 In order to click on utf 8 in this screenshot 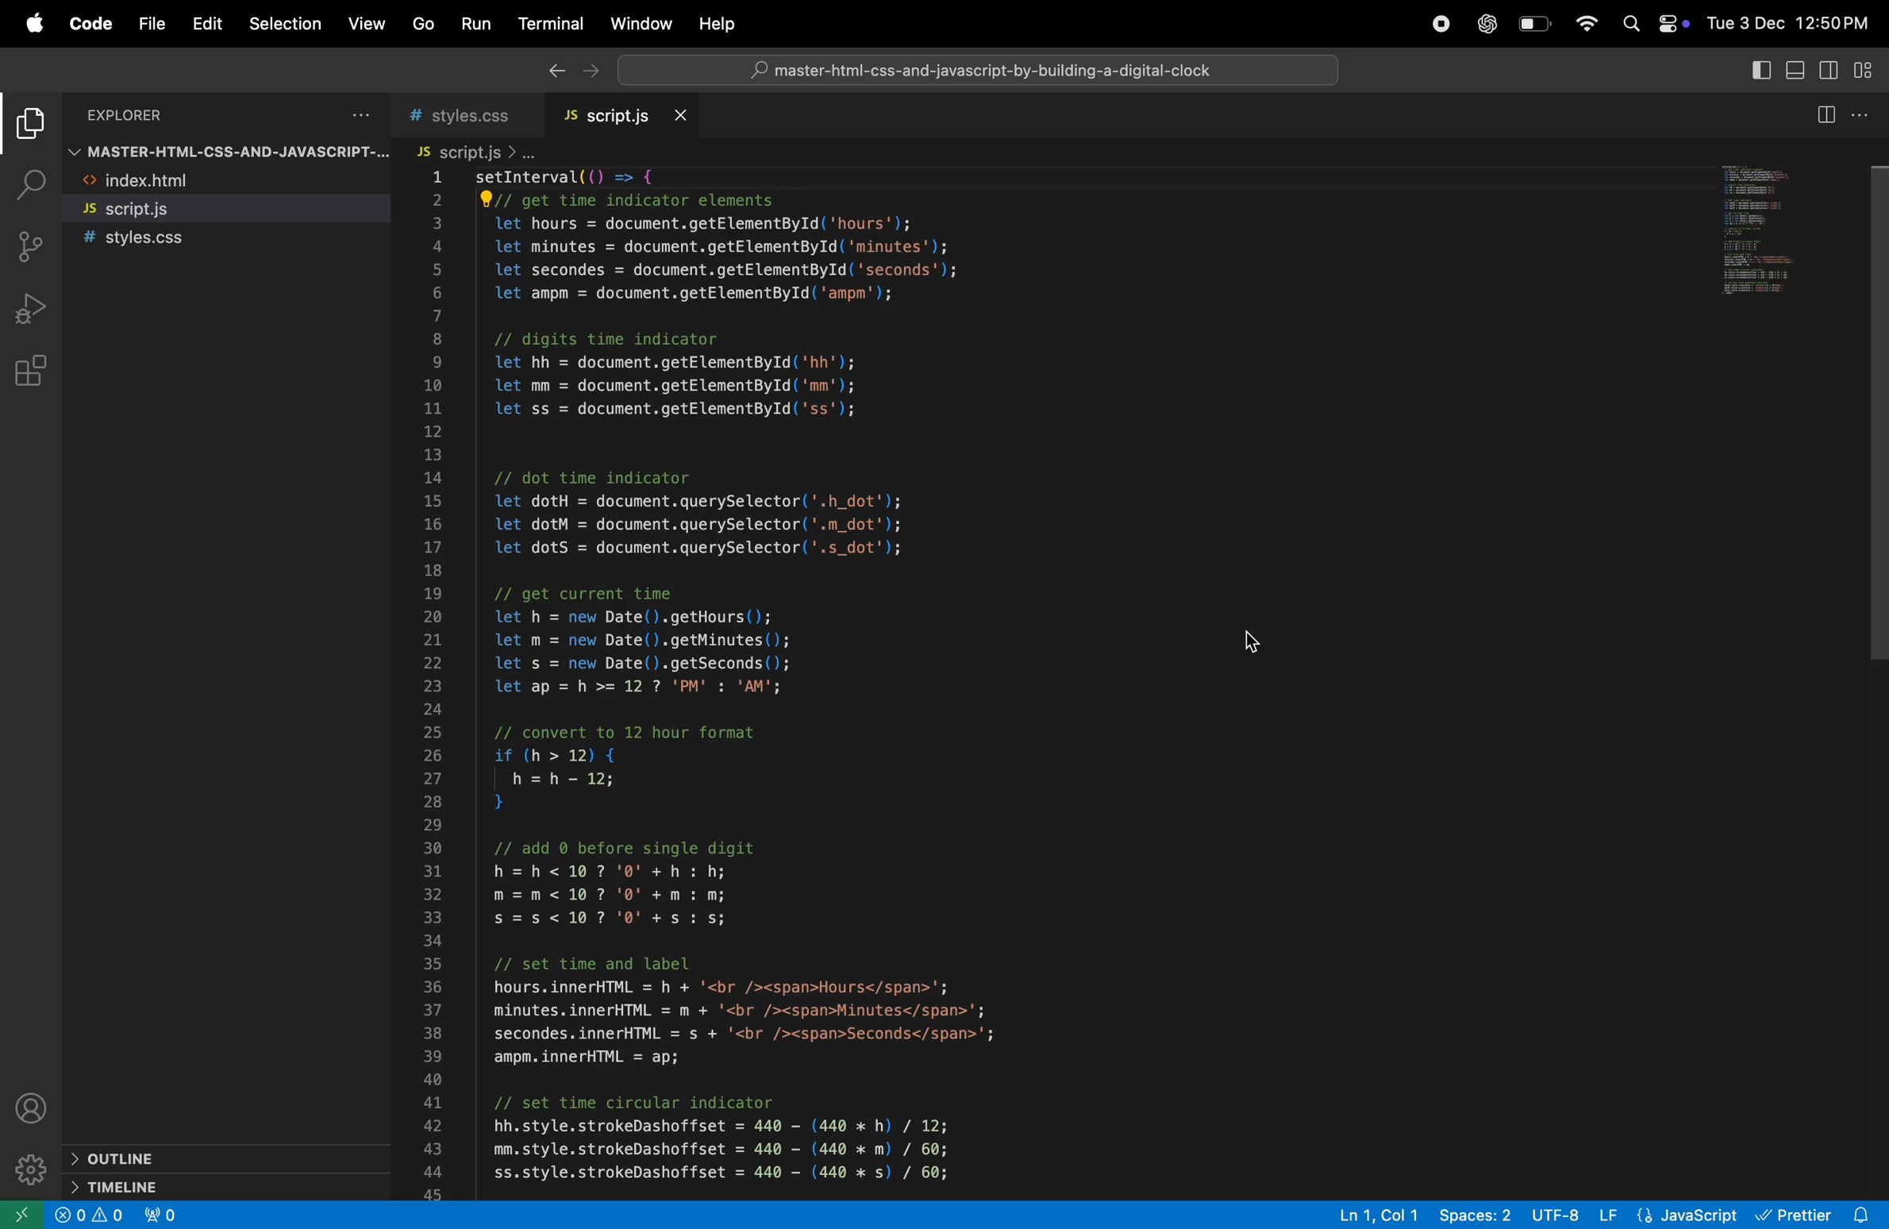, I will do `click(1559, 1216)`.